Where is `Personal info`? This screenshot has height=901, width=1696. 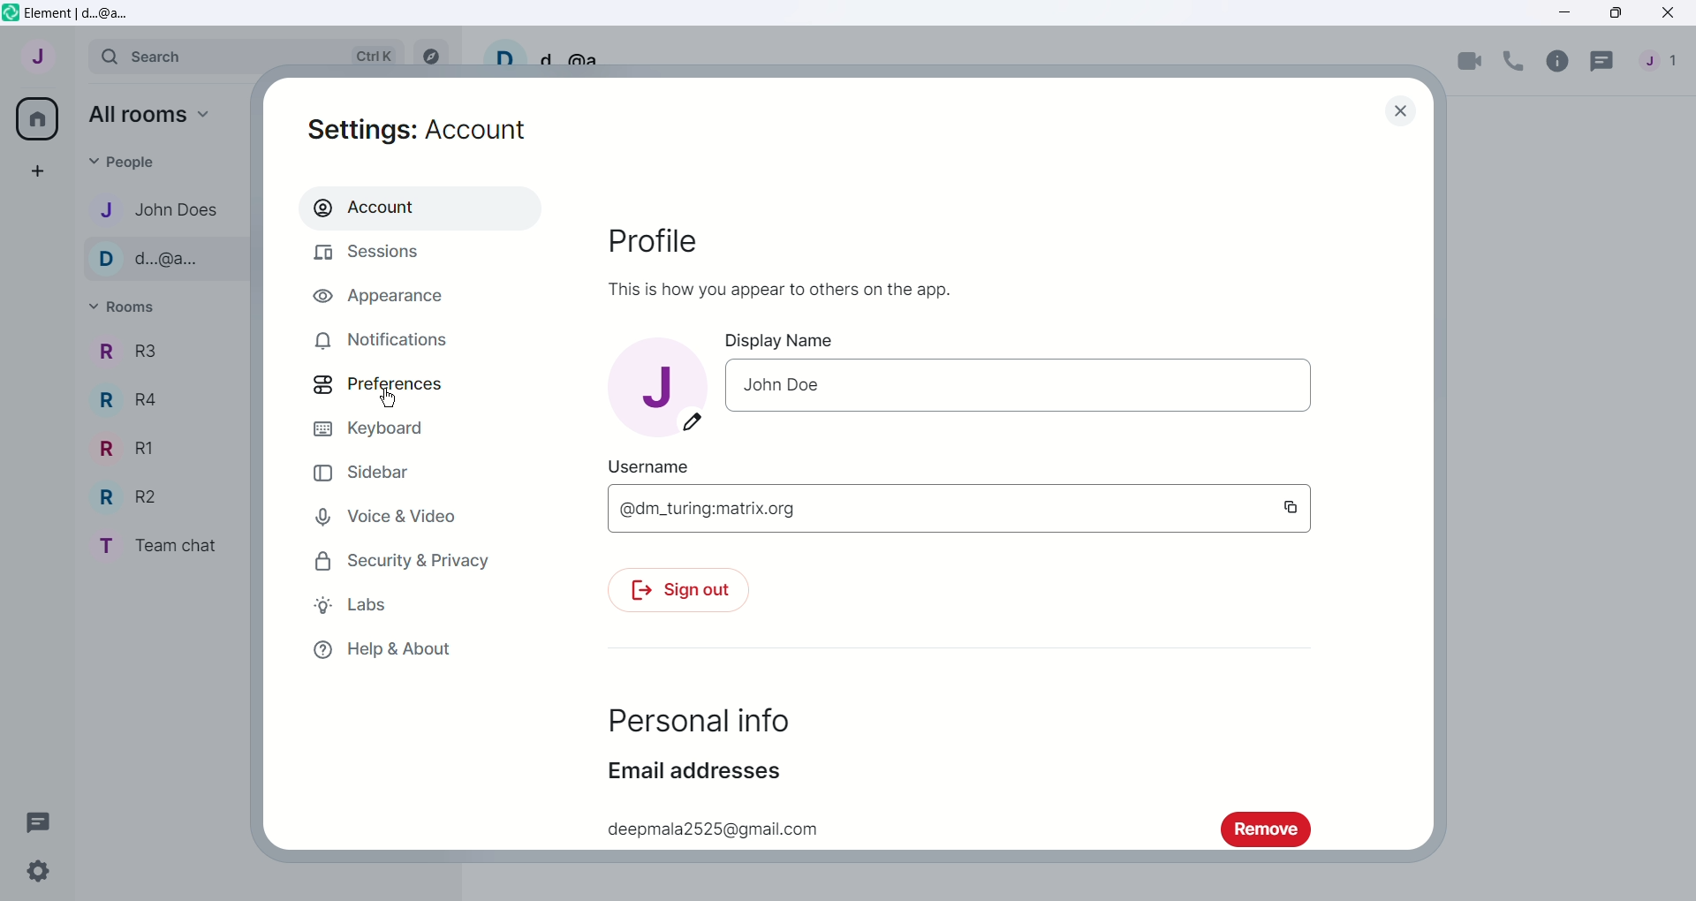 Personal info is located at coordinates (699, 720).